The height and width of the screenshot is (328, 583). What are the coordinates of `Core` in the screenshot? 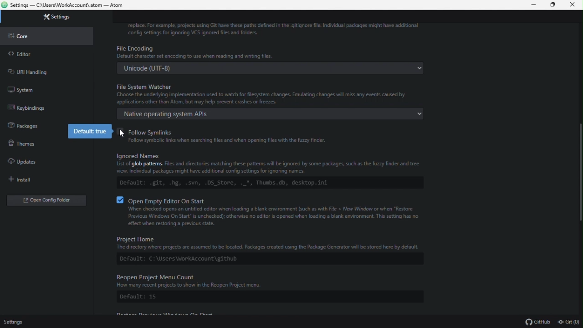 It's located at (47, 36).